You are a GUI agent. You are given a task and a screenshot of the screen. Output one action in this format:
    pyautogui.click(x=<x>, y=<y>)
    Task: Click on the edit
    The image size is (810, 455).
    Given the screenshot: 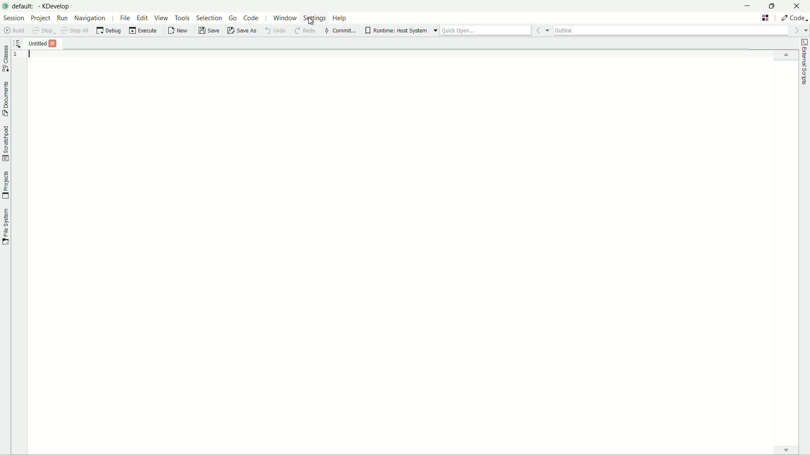 What is the action you would take?
    pyautogui.click(x=142, y=19)
    